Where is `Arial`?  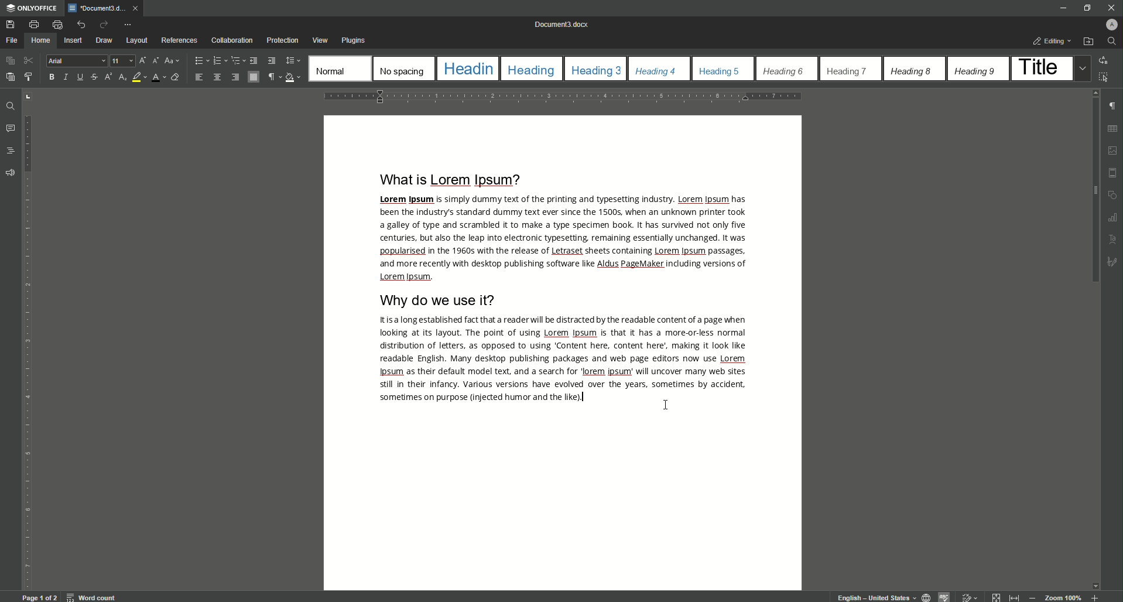
Arial is located at coordinates (77, 61).